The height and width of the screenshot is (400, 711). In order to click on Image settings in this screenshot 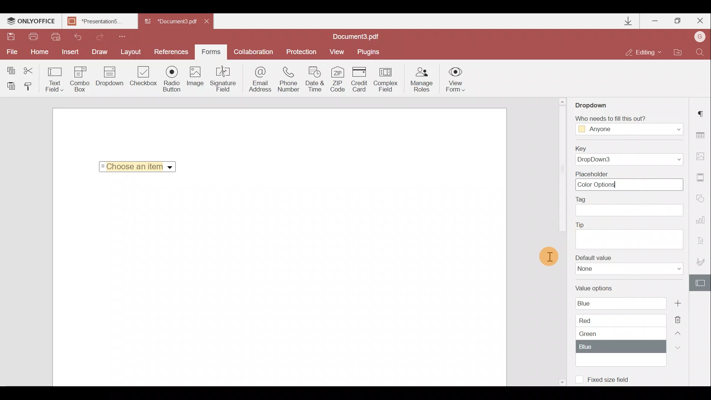, I will do `click(702, 156)`.